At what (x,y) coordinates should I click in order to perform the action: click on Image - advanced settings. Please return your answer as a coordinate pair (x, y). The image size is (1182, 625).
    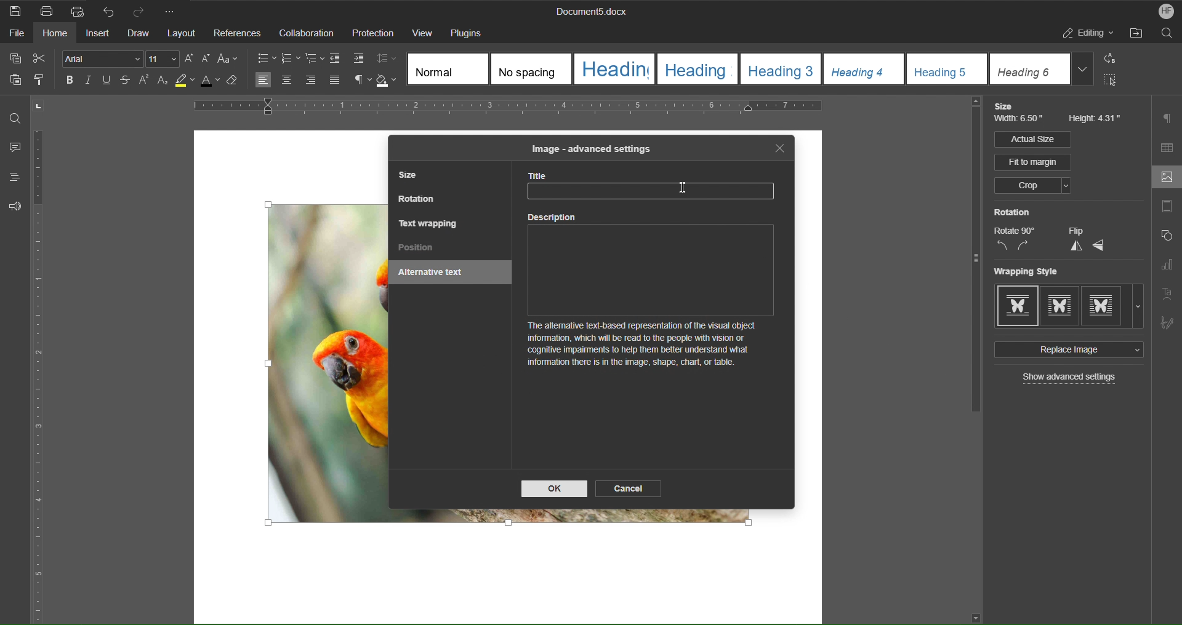
    Looking at the image, I should click on (590, 148).